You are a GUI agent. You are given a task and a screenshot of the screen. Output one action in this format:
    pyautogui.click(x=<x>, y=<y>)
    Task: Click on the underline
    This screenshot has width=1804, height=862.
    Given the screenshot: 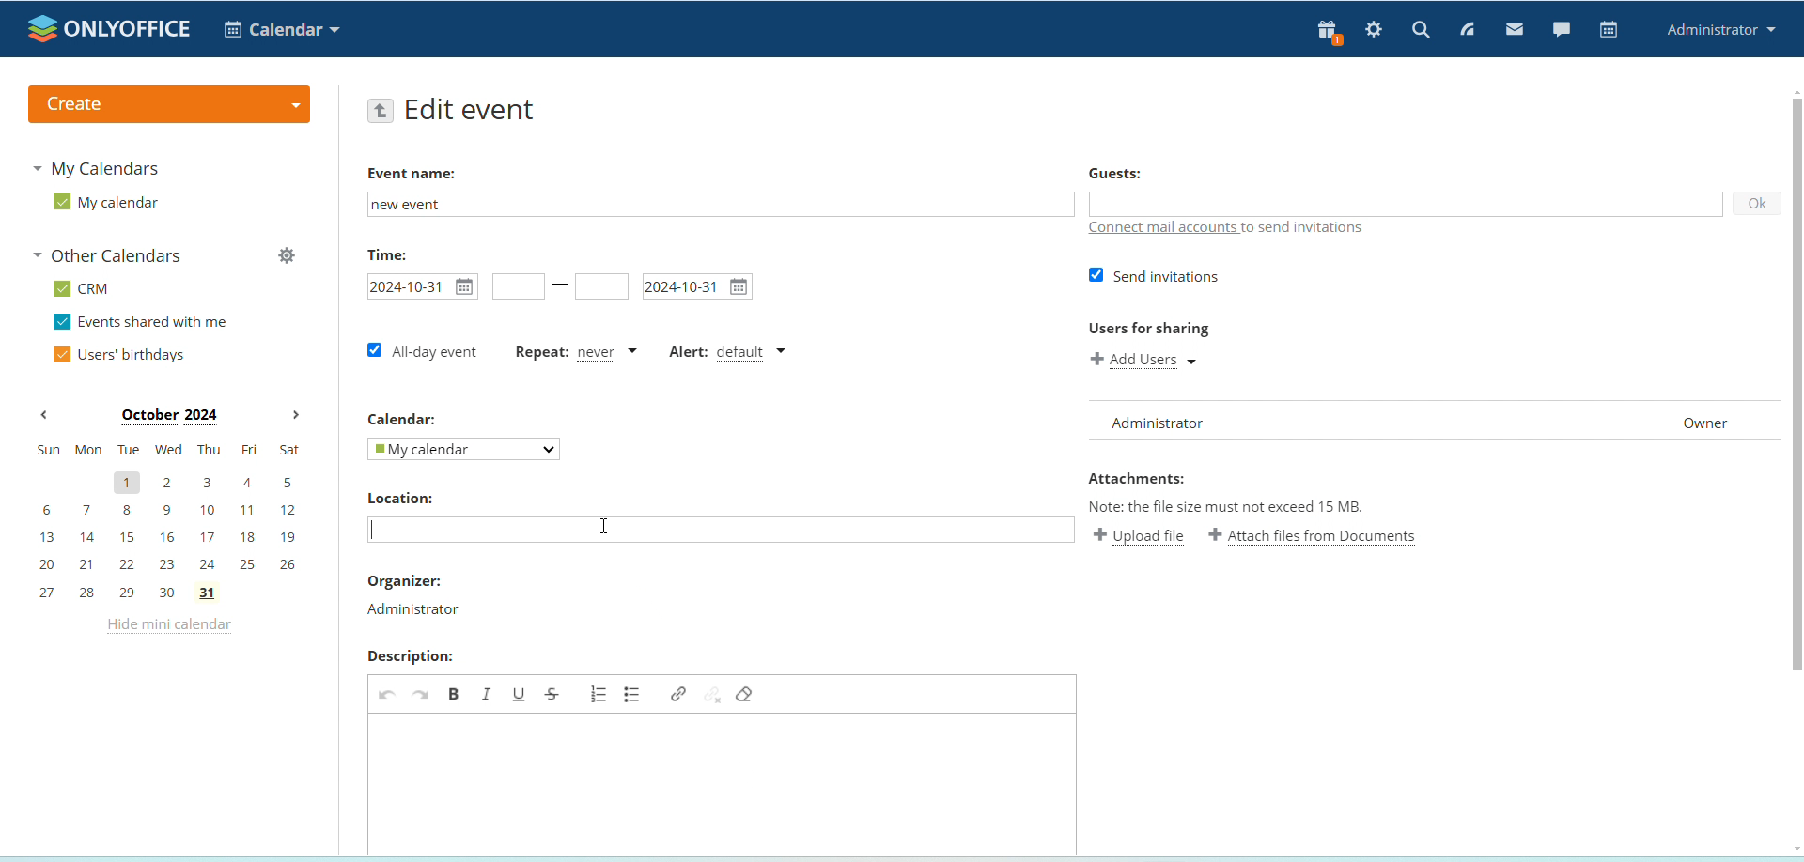 What is the action you would take?
    pyautogui.click(x=518, y=694)
    